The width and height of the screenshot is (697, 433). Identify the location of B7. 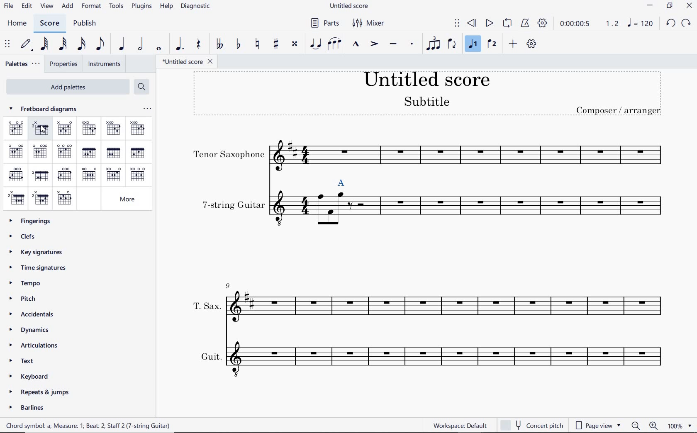
(66, 199).